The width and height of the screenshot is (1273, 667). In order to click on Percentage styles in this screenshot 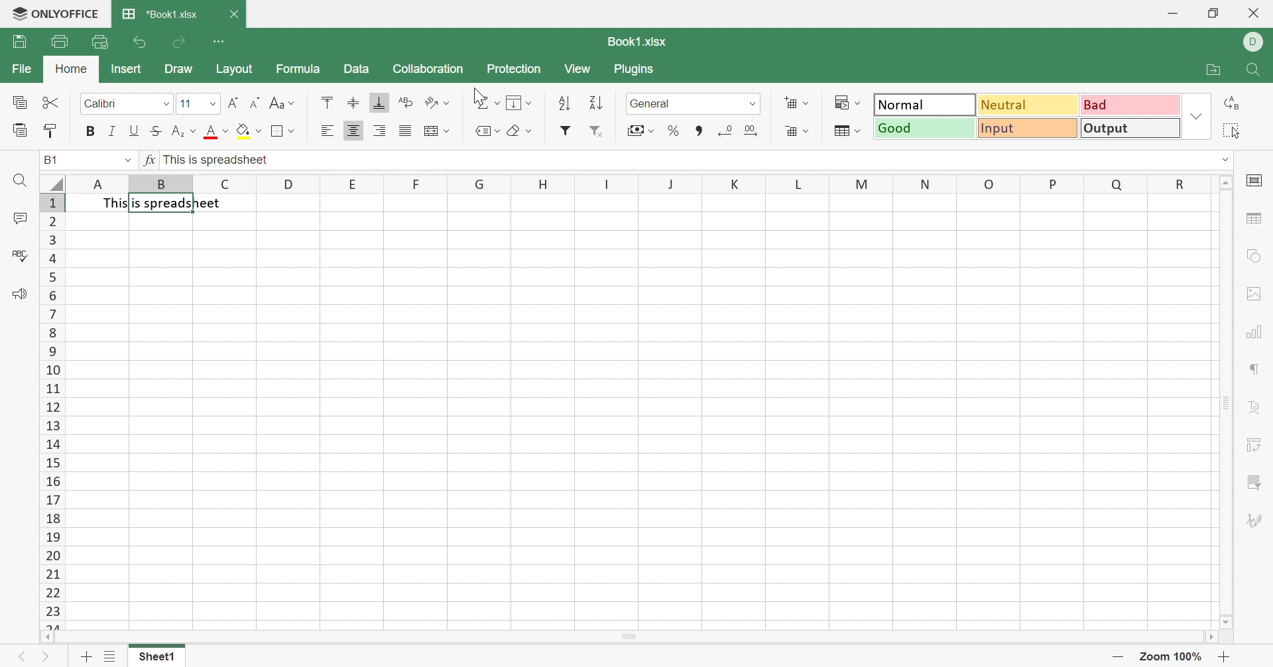, I will do `click(672, 130)`.